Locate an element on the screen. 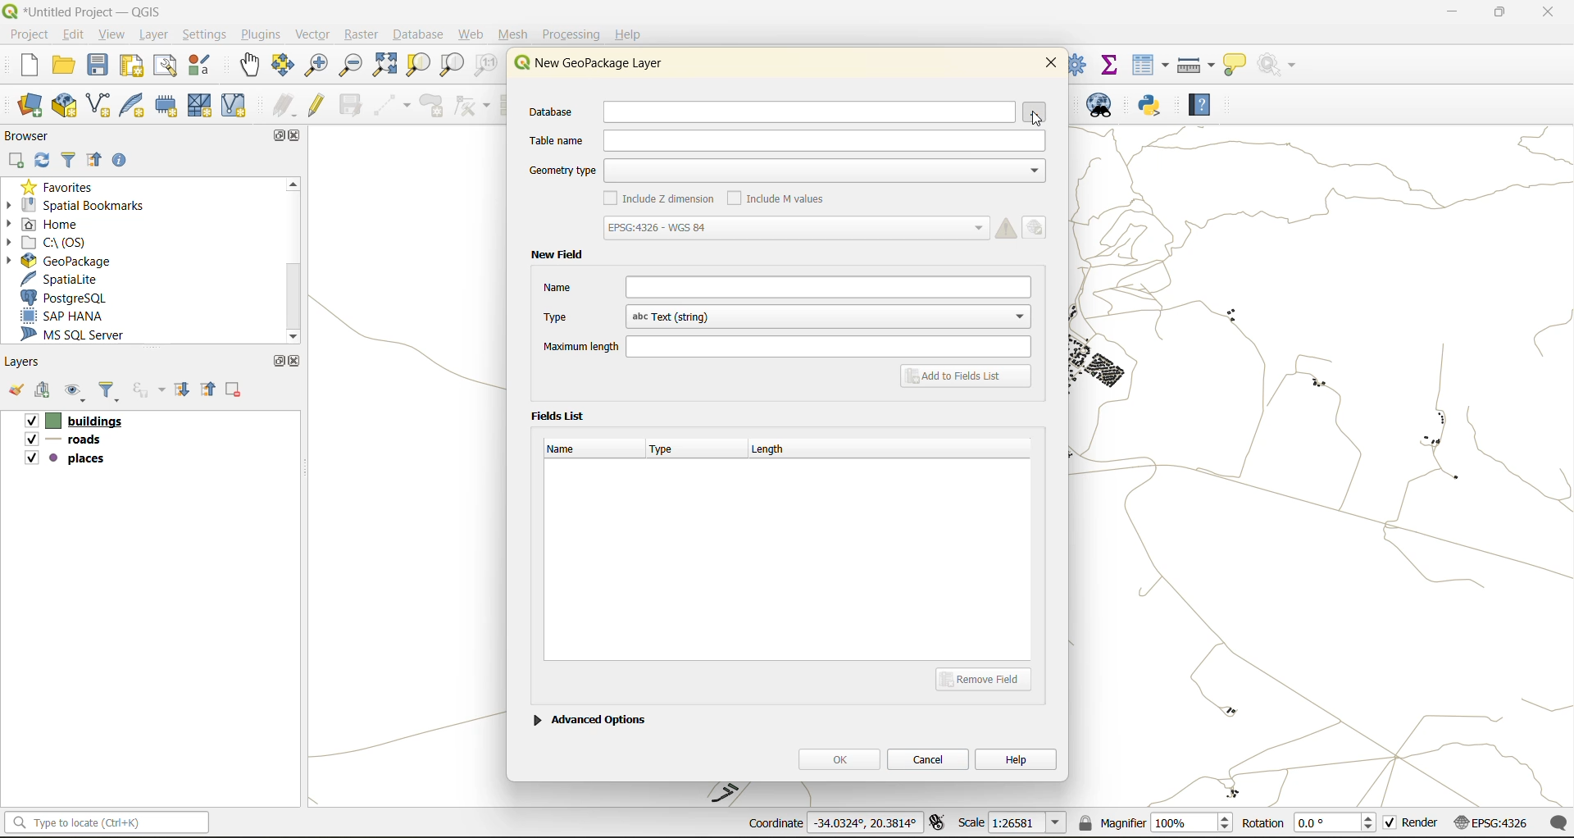 The image size is (1574, 838). cancel is located at coordinates (930, 758).